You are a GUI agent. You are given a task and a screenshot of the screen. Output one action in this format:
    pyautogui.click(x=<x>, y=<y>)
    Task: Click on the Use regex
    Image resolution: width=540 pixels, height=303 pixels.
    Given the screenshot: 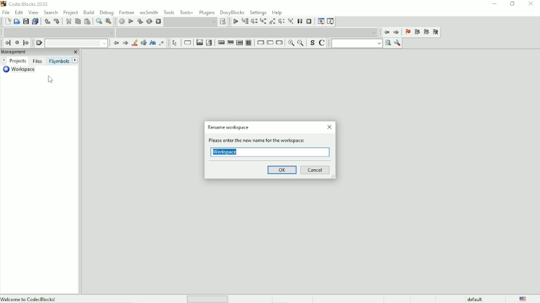 What is the action you would take?
    pyautogui.click(x=161, y=43)
    